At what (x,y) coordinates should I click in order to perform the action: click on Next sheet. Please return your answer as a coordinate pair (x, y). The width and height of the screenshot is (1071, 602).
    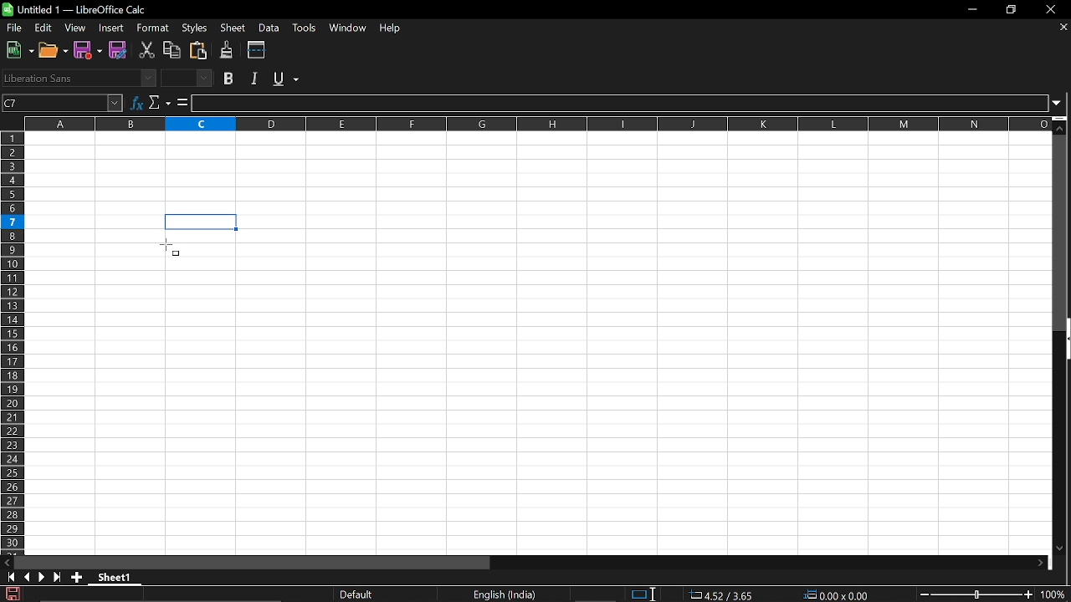
    Looking at the image, I should click on (42, 577).